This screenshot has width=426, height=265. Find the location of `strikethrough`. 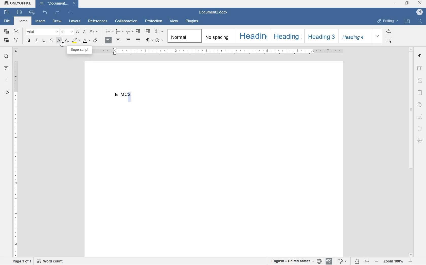

strikethrough is located at coordinates (52, 41).